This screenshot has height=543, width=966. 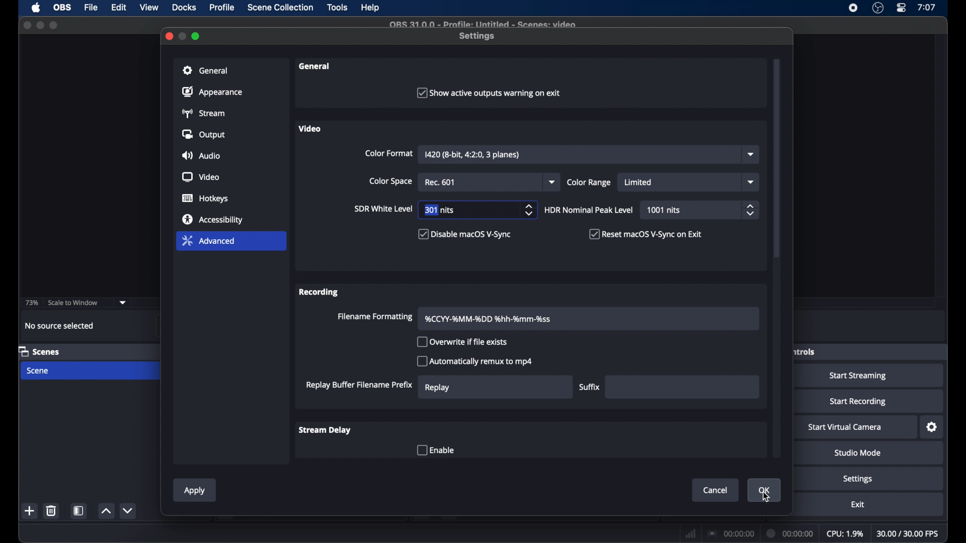 I want to click on checkbox, so click(x=462, y=342).